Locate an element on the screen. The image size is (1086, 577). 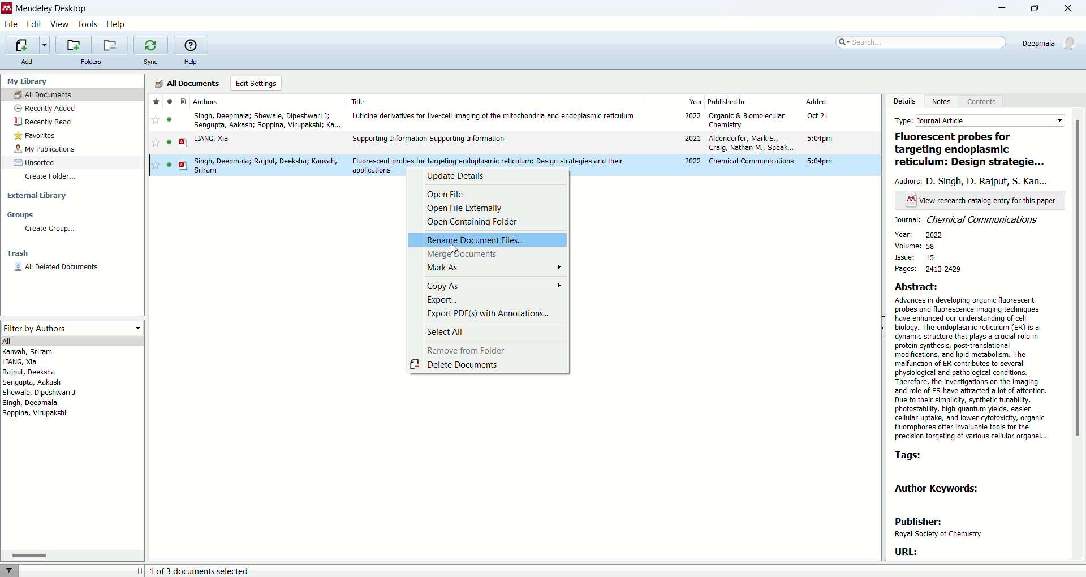
favorite is located at coordinates (154, 144).